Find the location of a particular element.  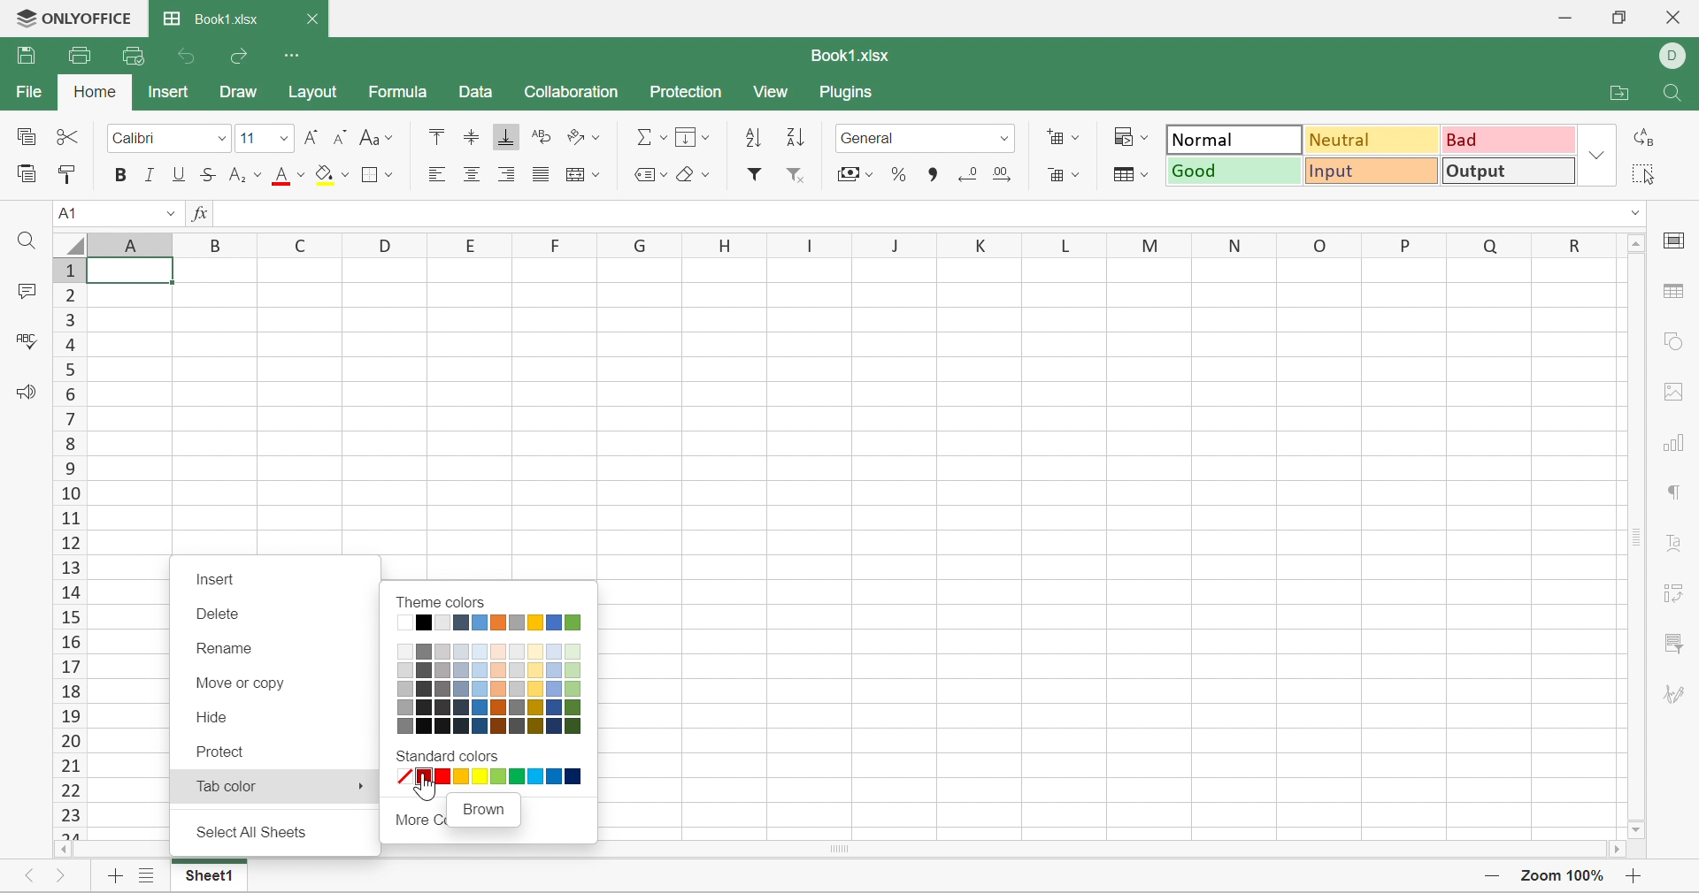

Scroll down is located at coordinates (1636, 832).